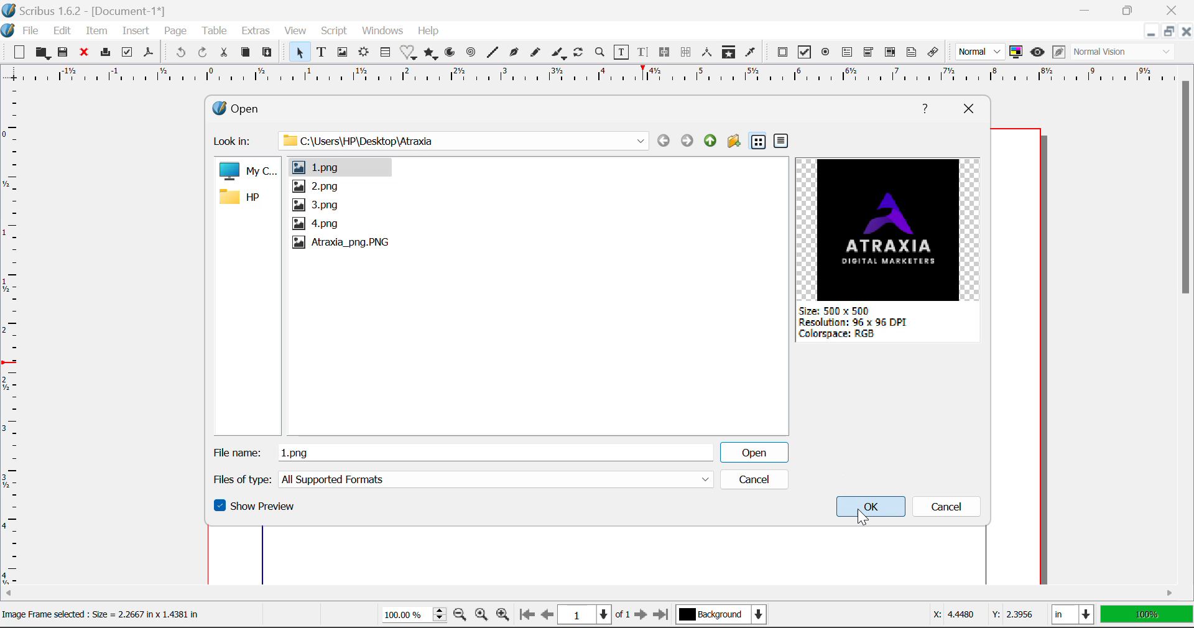 The width and height of the screenshot is (1194, 628). Describe the element at coordinates (1175, 10) in the screenshot. I see `Close` at that location.